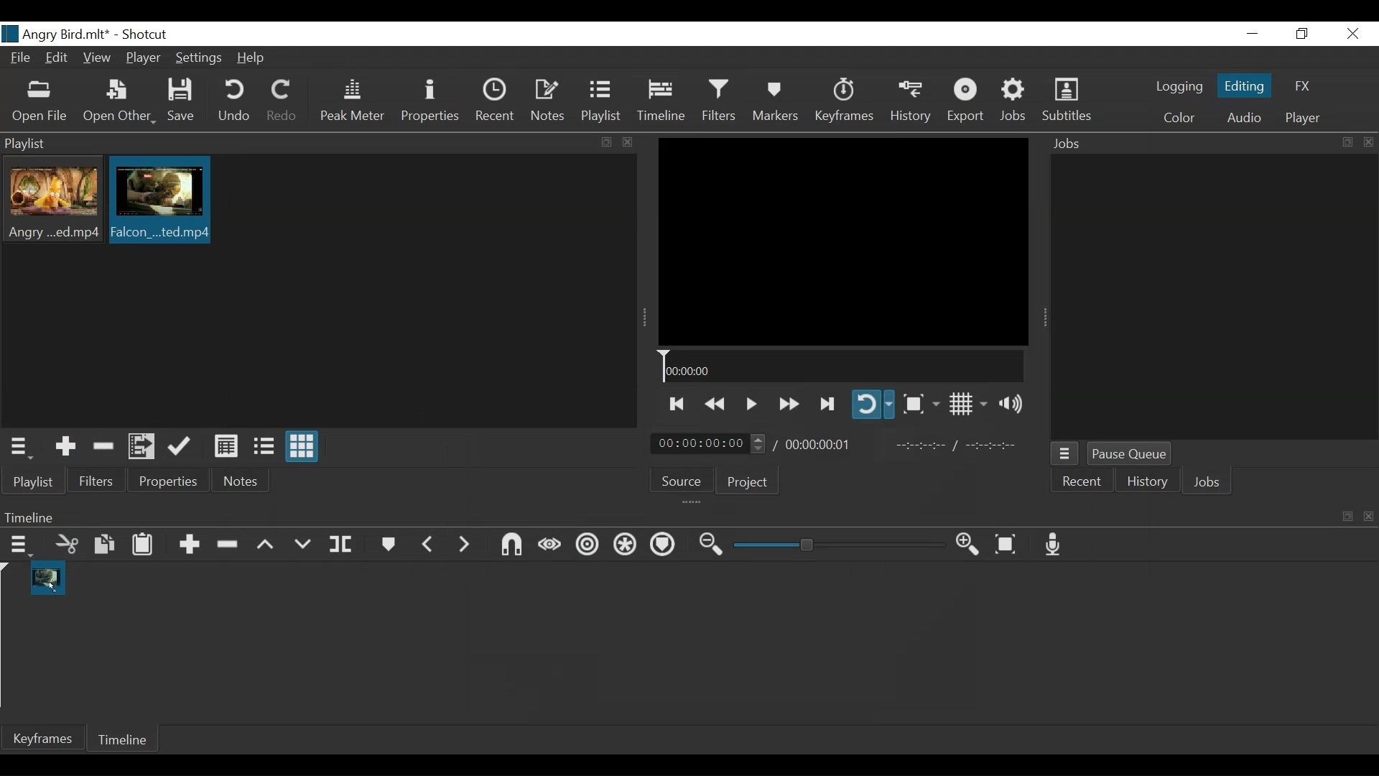 The width and height of the screenshot is (1379, 776). What do you see at coordinates (626, 546) in the screenshot?
I see `Ripple all tracks` at bounding box center [626, 546].